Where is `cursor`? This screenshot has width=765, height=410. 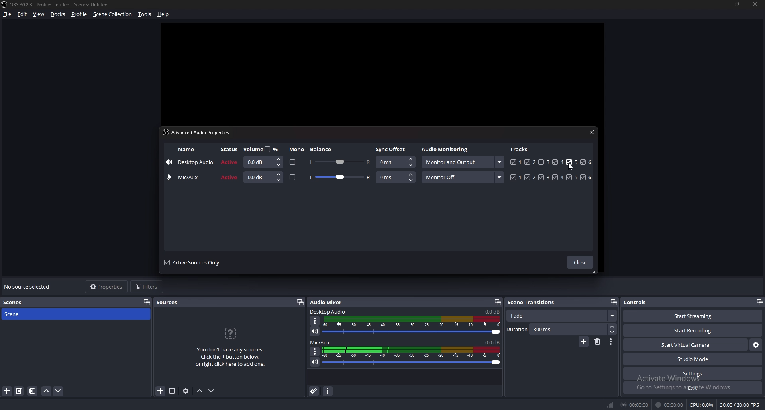 cursor is located at coordinates (574, 167).